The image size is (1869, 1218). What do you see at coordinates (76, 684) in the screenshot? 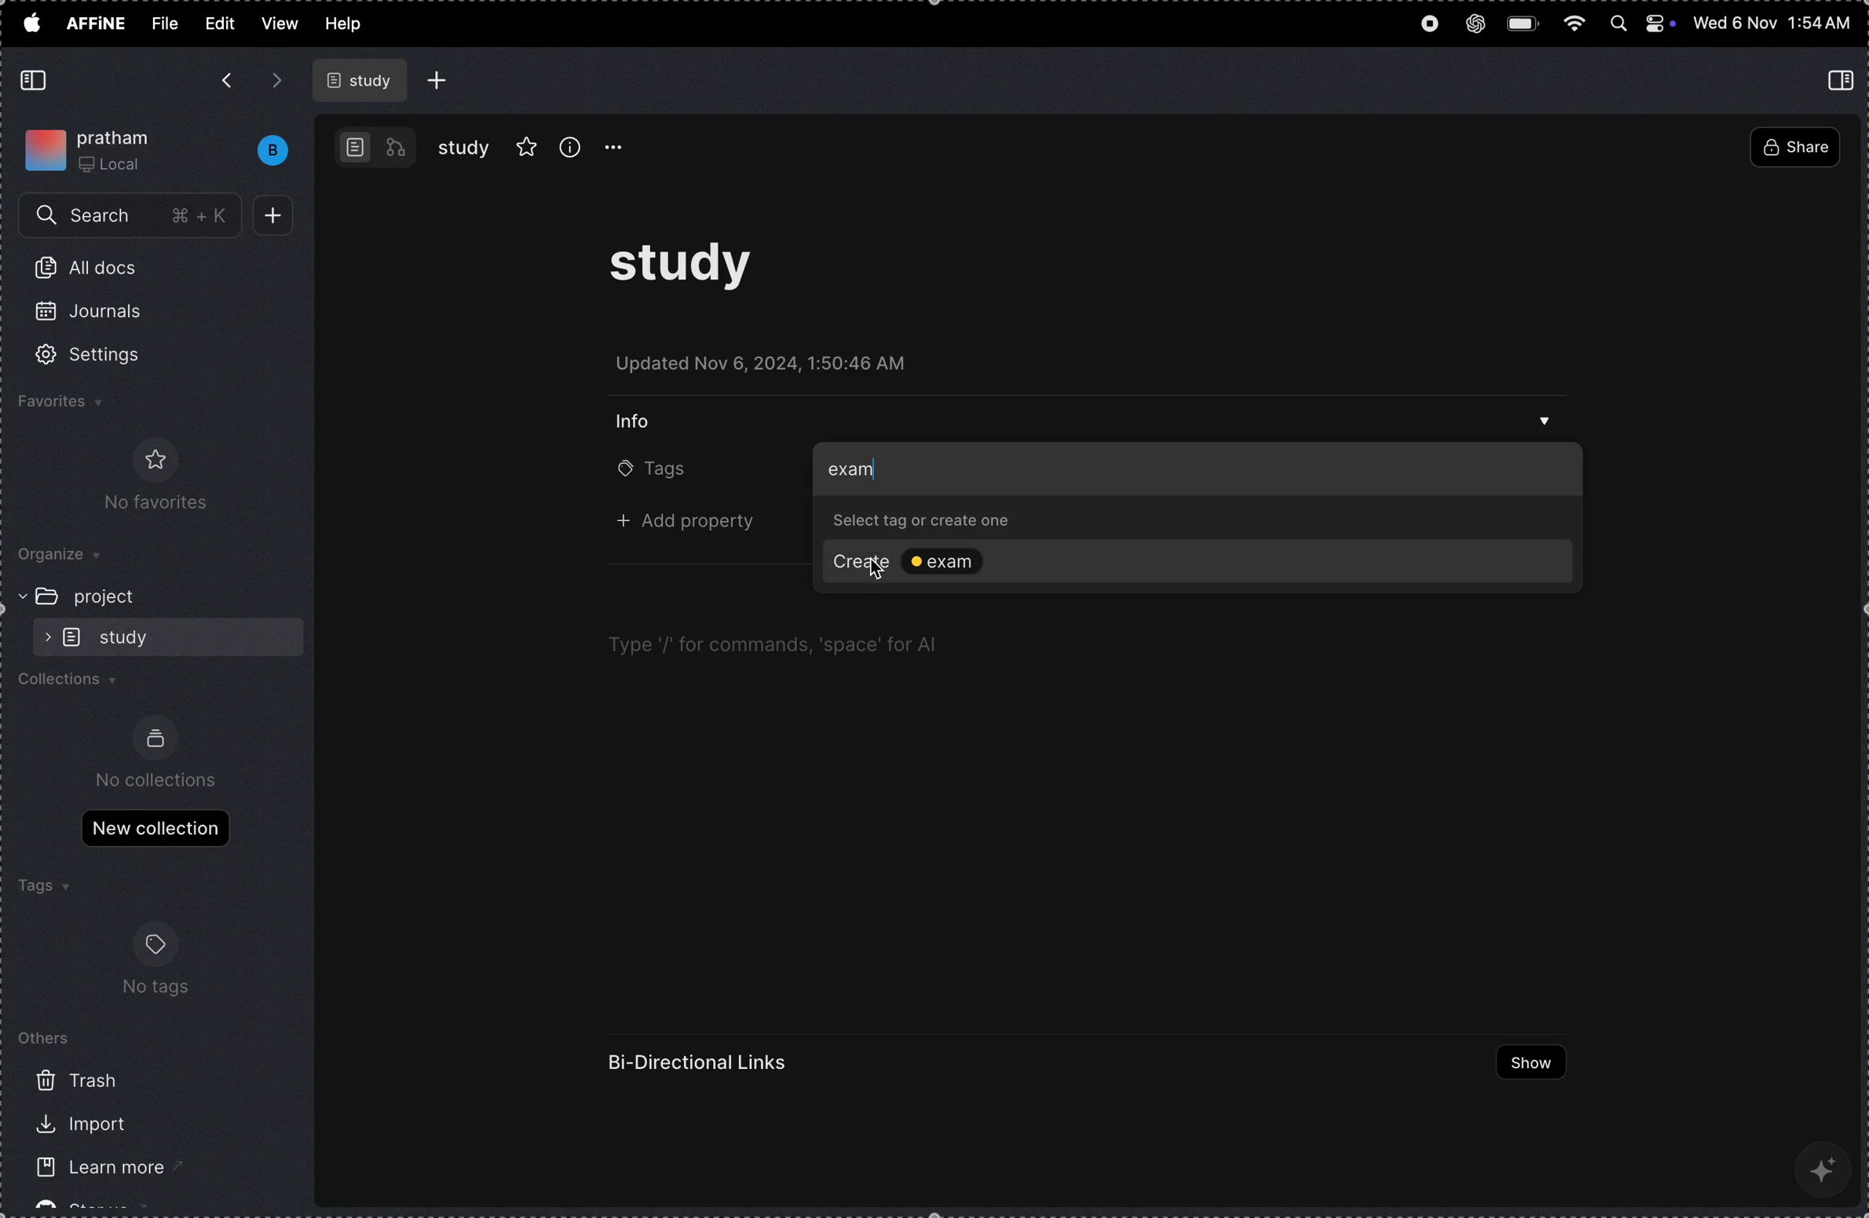
I see `collections` at bounding box center [76, 684].